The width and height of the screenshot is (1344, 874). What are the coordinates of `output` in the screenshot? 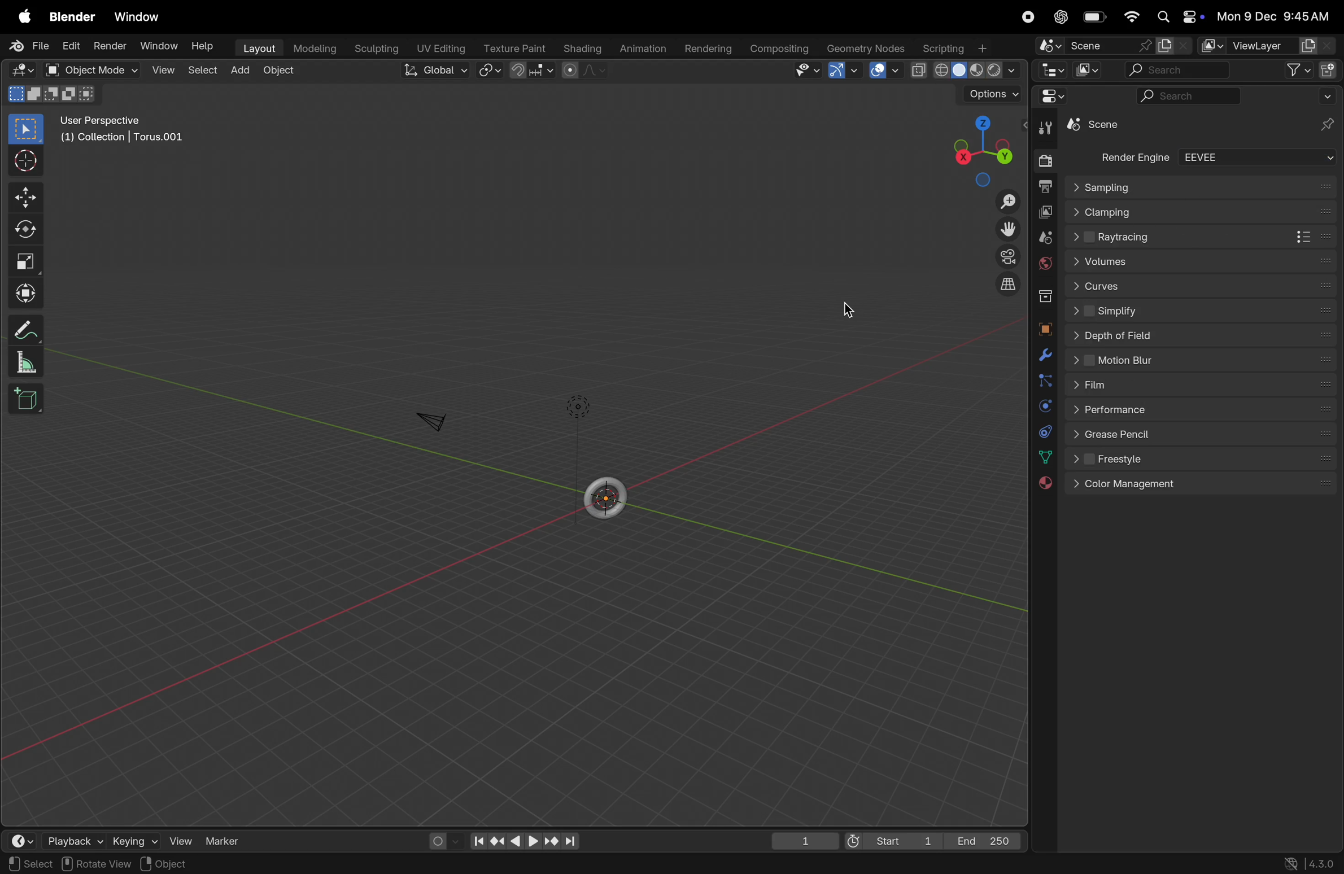 It's located at (1044, 185).